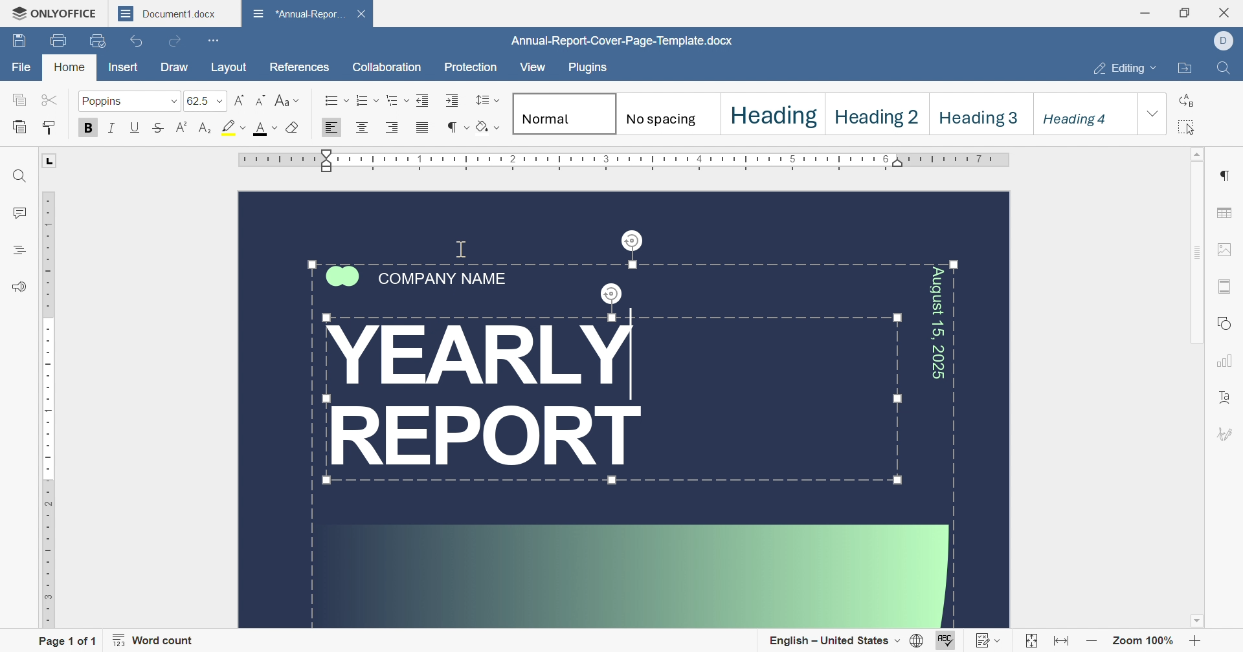 This screenshot has height=652, width=1243. I want to click on home, so click(69, 69).